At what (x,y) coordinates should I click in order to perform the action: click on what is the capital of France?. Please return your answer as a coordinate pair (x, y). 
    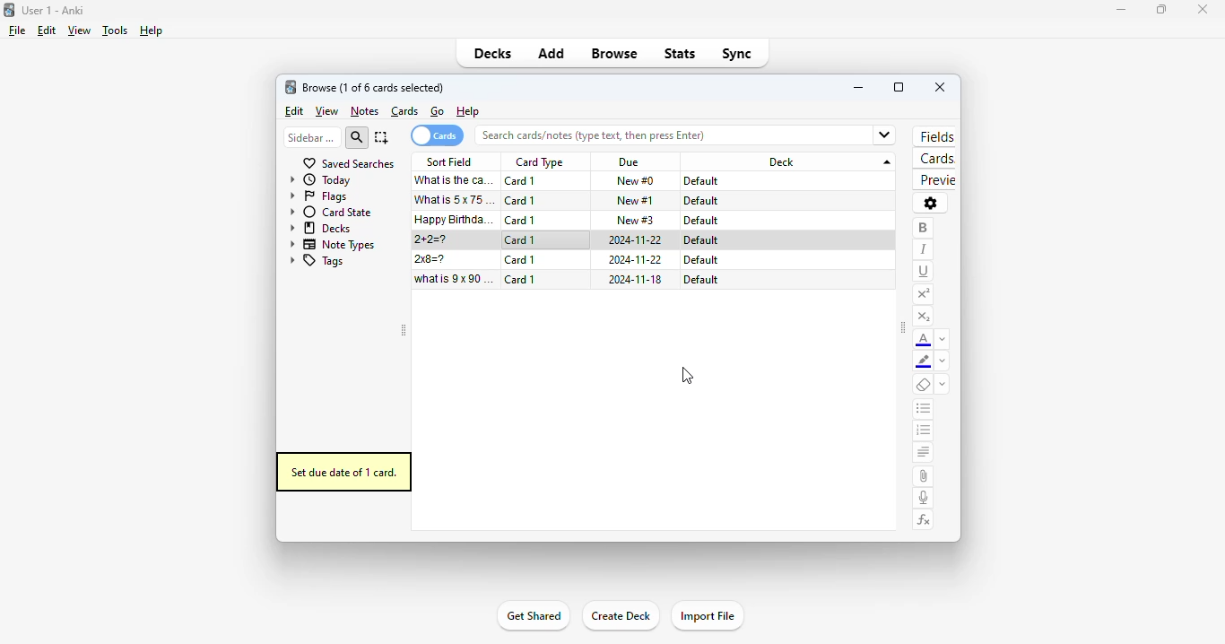
    Looking at the image, I should click on (454, 180).